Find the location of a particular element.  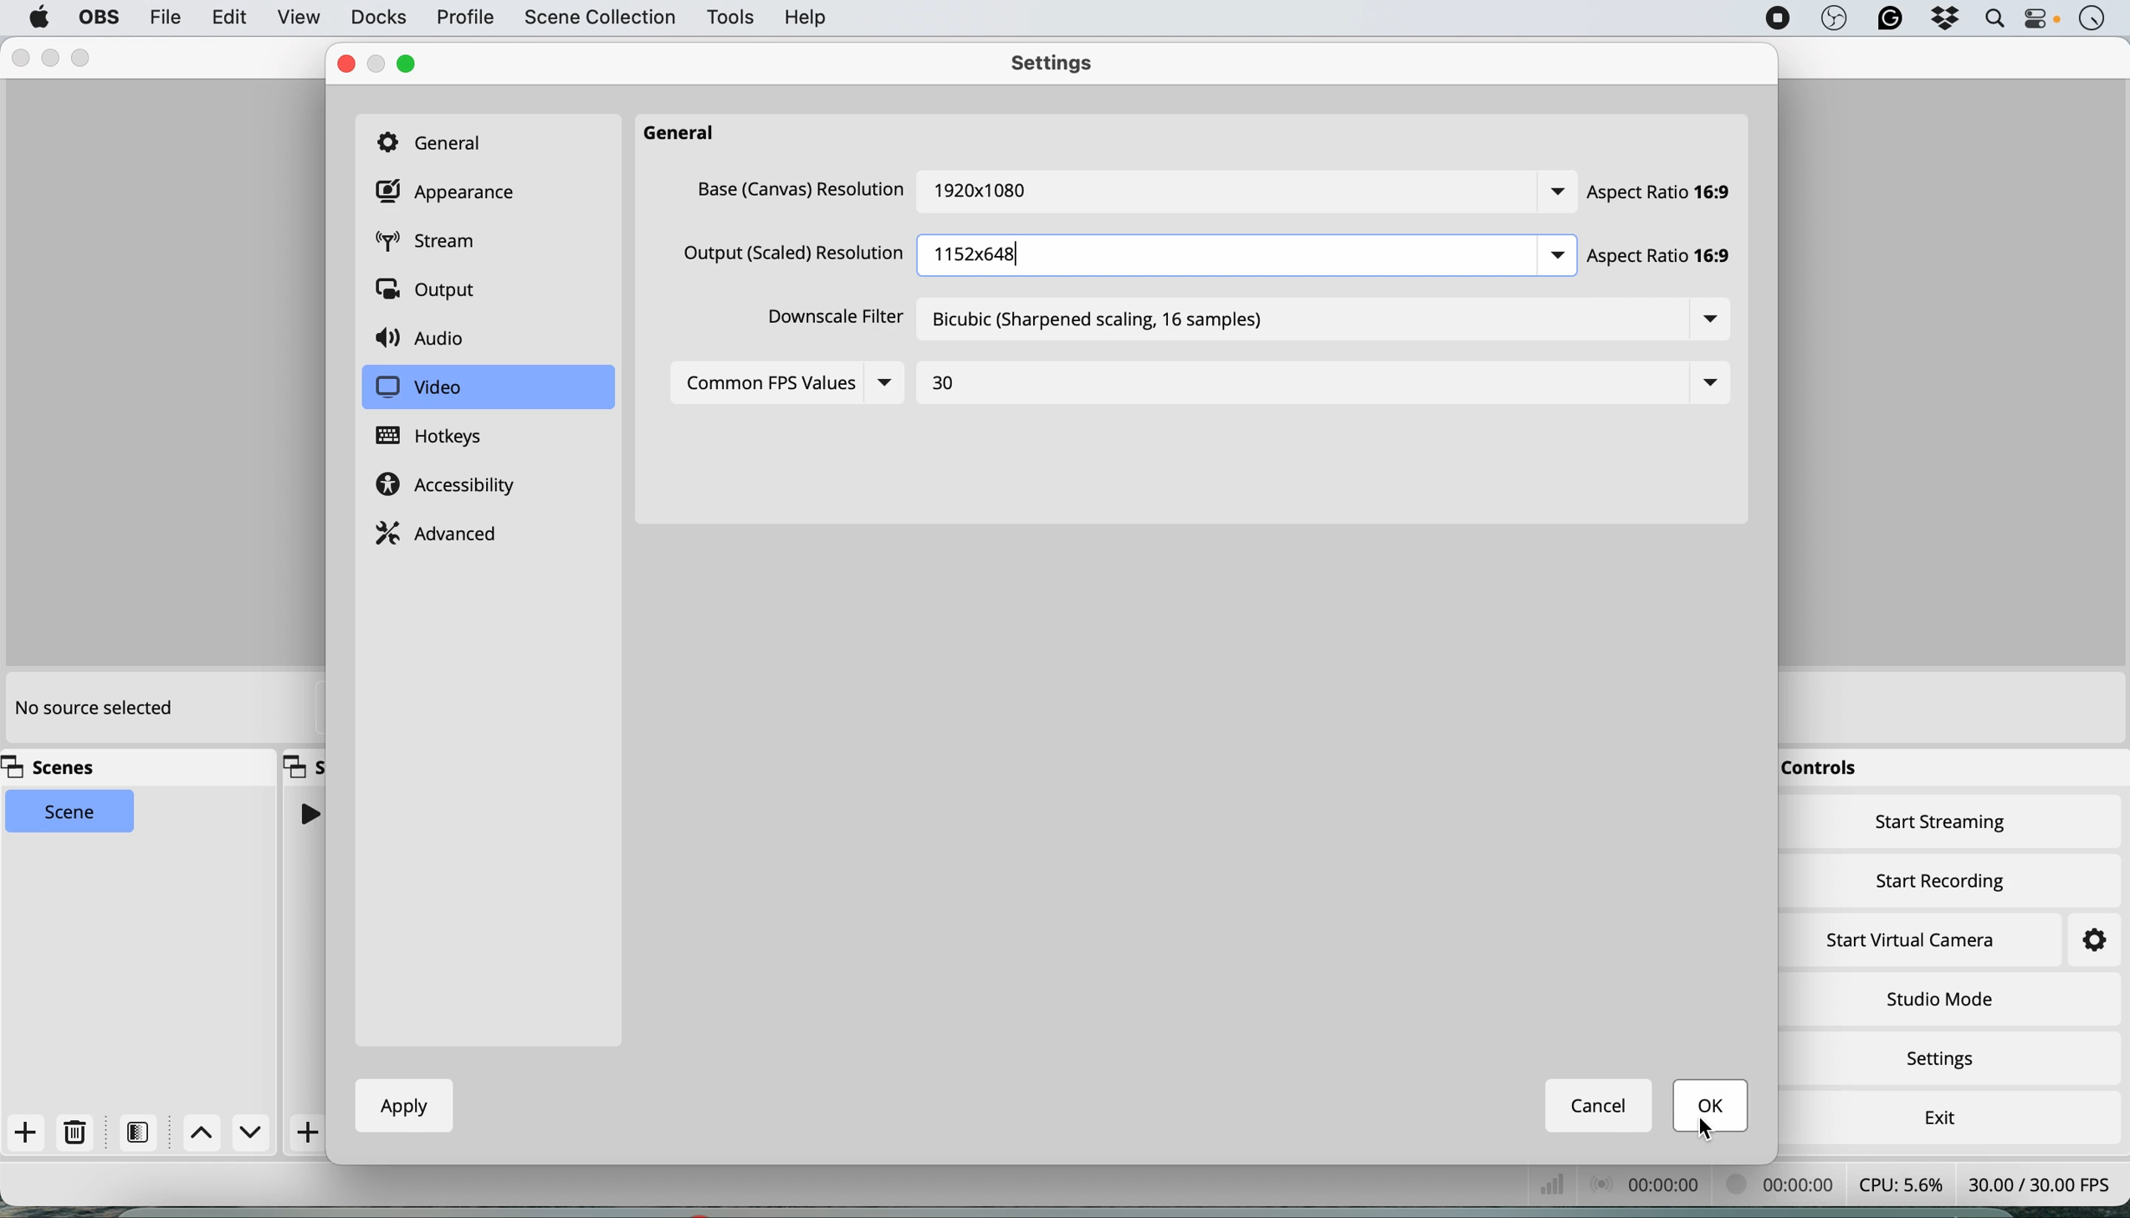

time is located at coordinates (2092, 20).